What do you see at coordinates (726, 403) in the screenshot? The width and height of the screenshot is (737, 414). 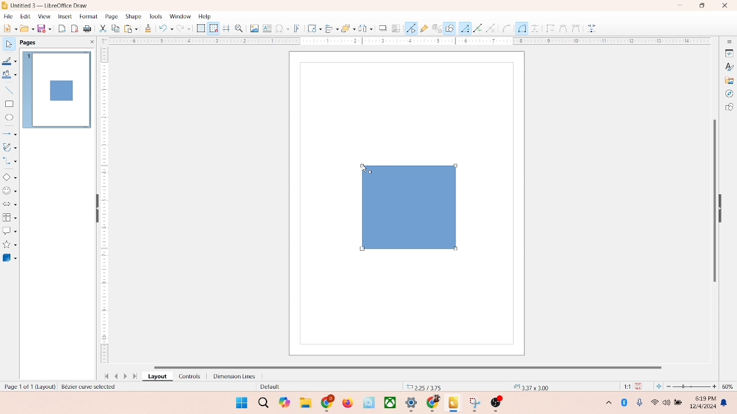 I see `notification` at bounding box center [726, 403].